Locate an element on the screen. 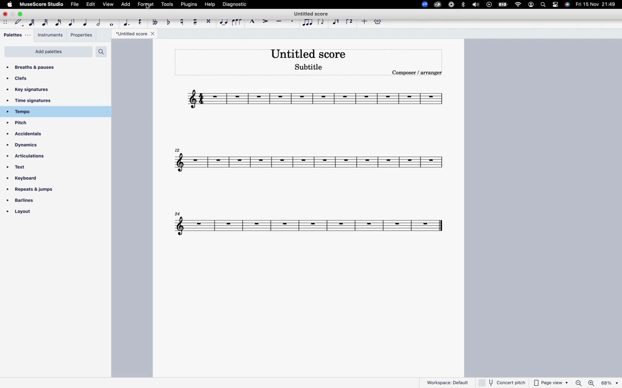 The width and height of the screenshot is (622, 388). breaths & pauses is located at coordinates (37, 66).